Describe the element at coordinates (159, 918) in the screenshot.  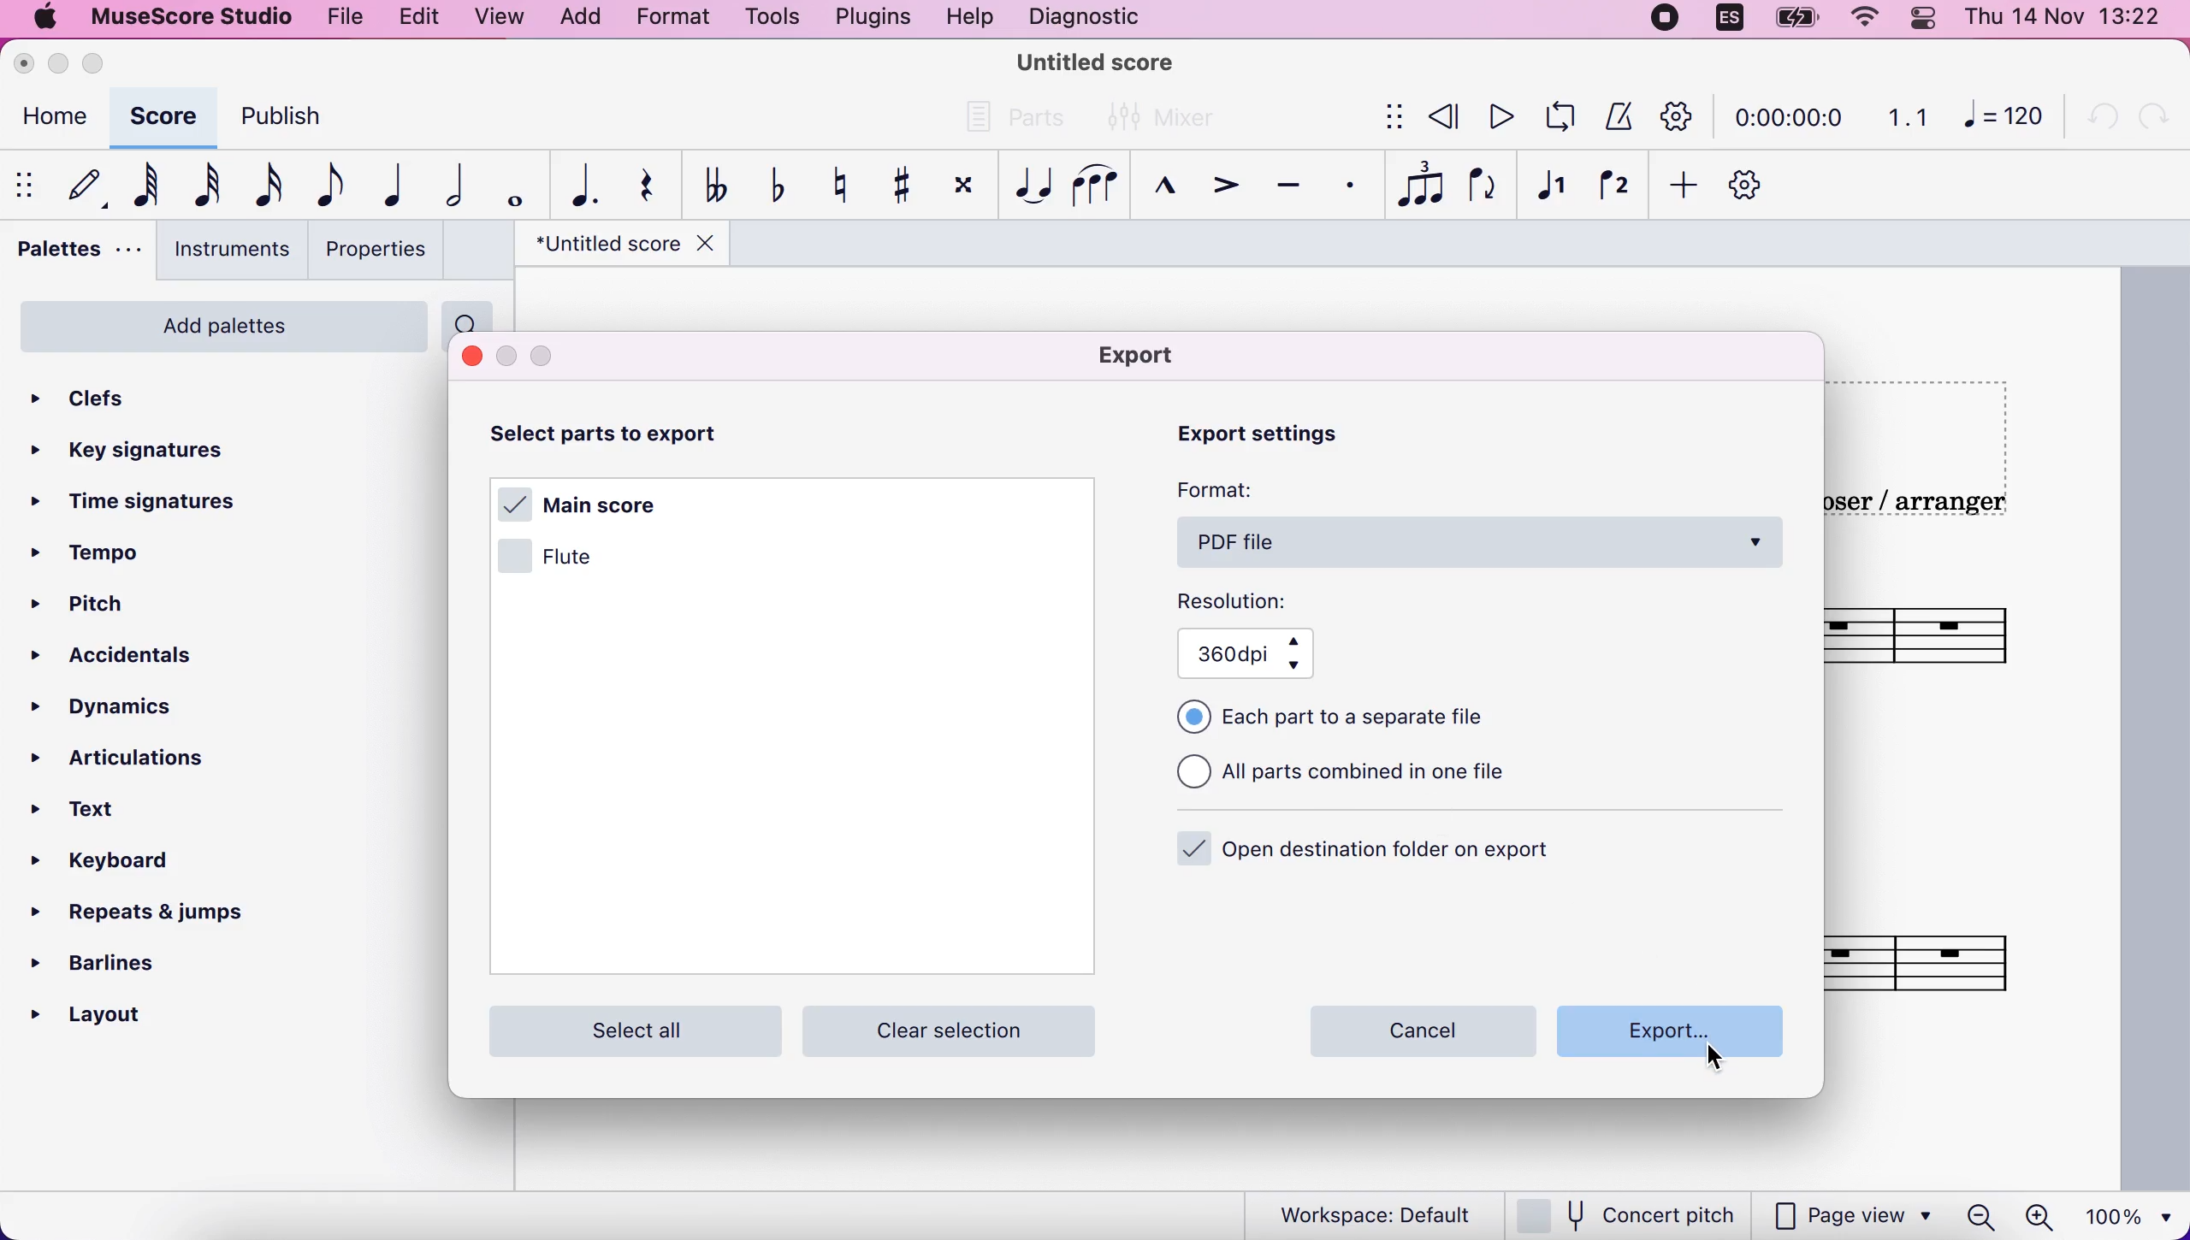
I see `repeats and jumps` at that location.